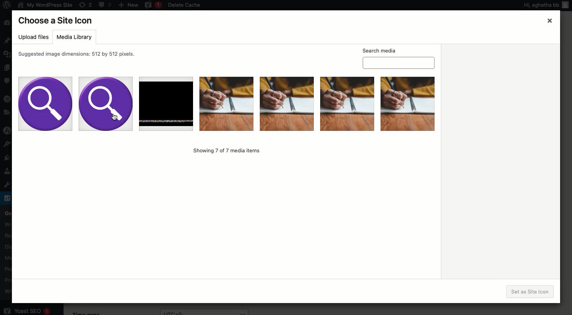  What do you see at coordinates (6, 246) in the screenshot?
I see `Discussion` at bounding box center [6, 246].